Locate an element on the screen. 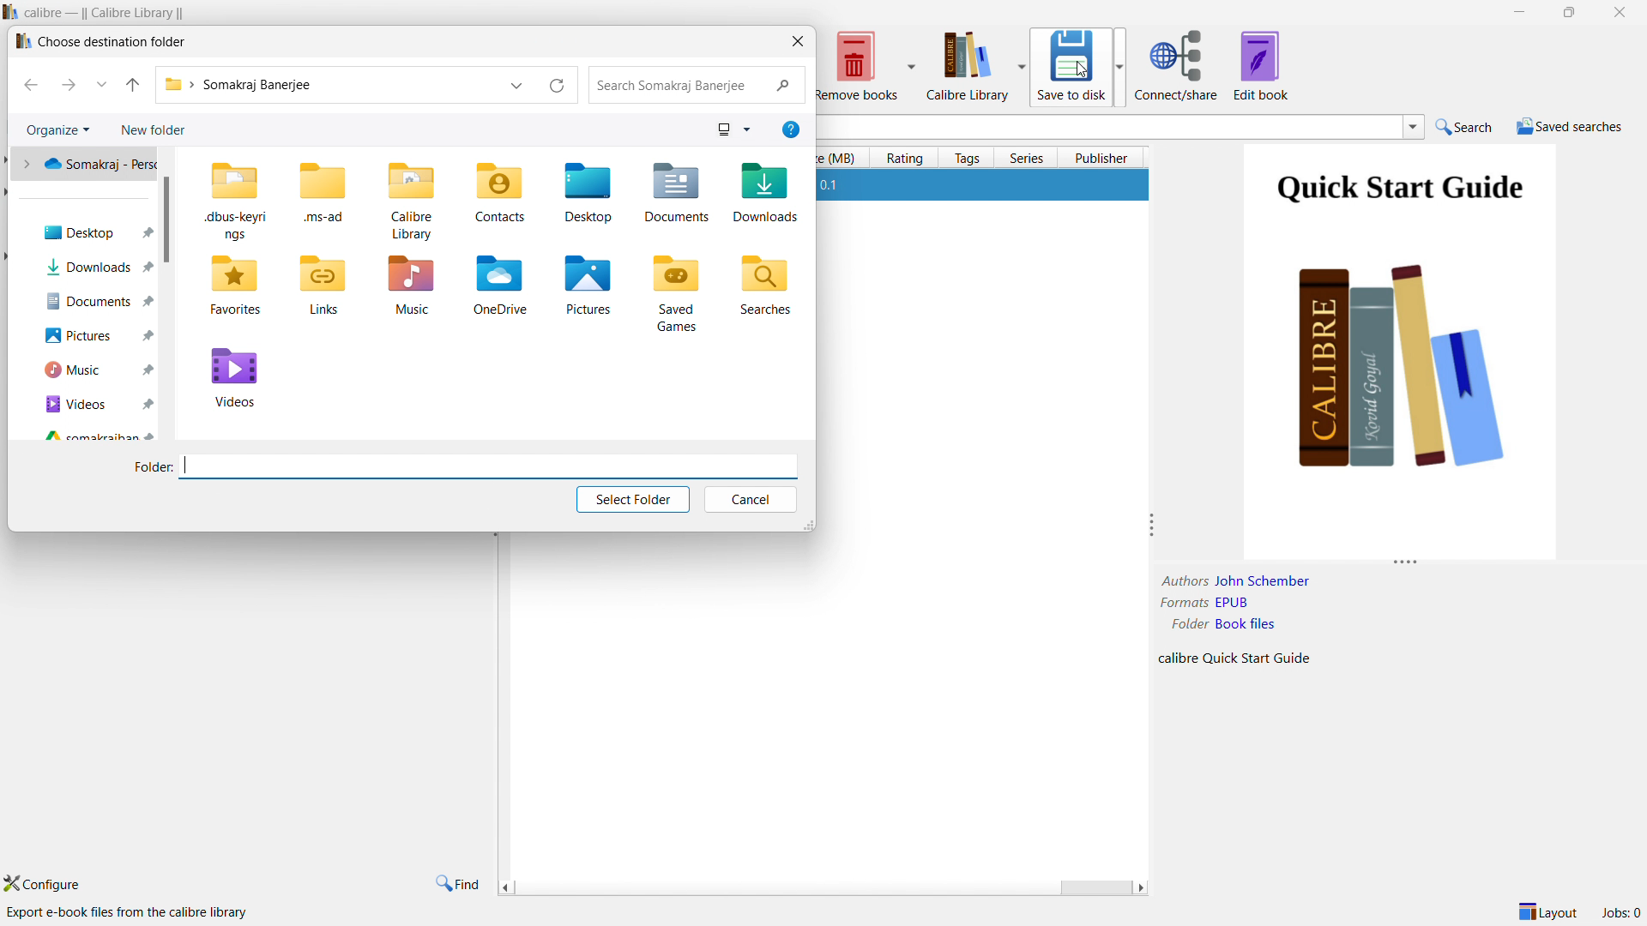 This screenshot has height=926, width=1647. Links is located at coordinates (322, 288).